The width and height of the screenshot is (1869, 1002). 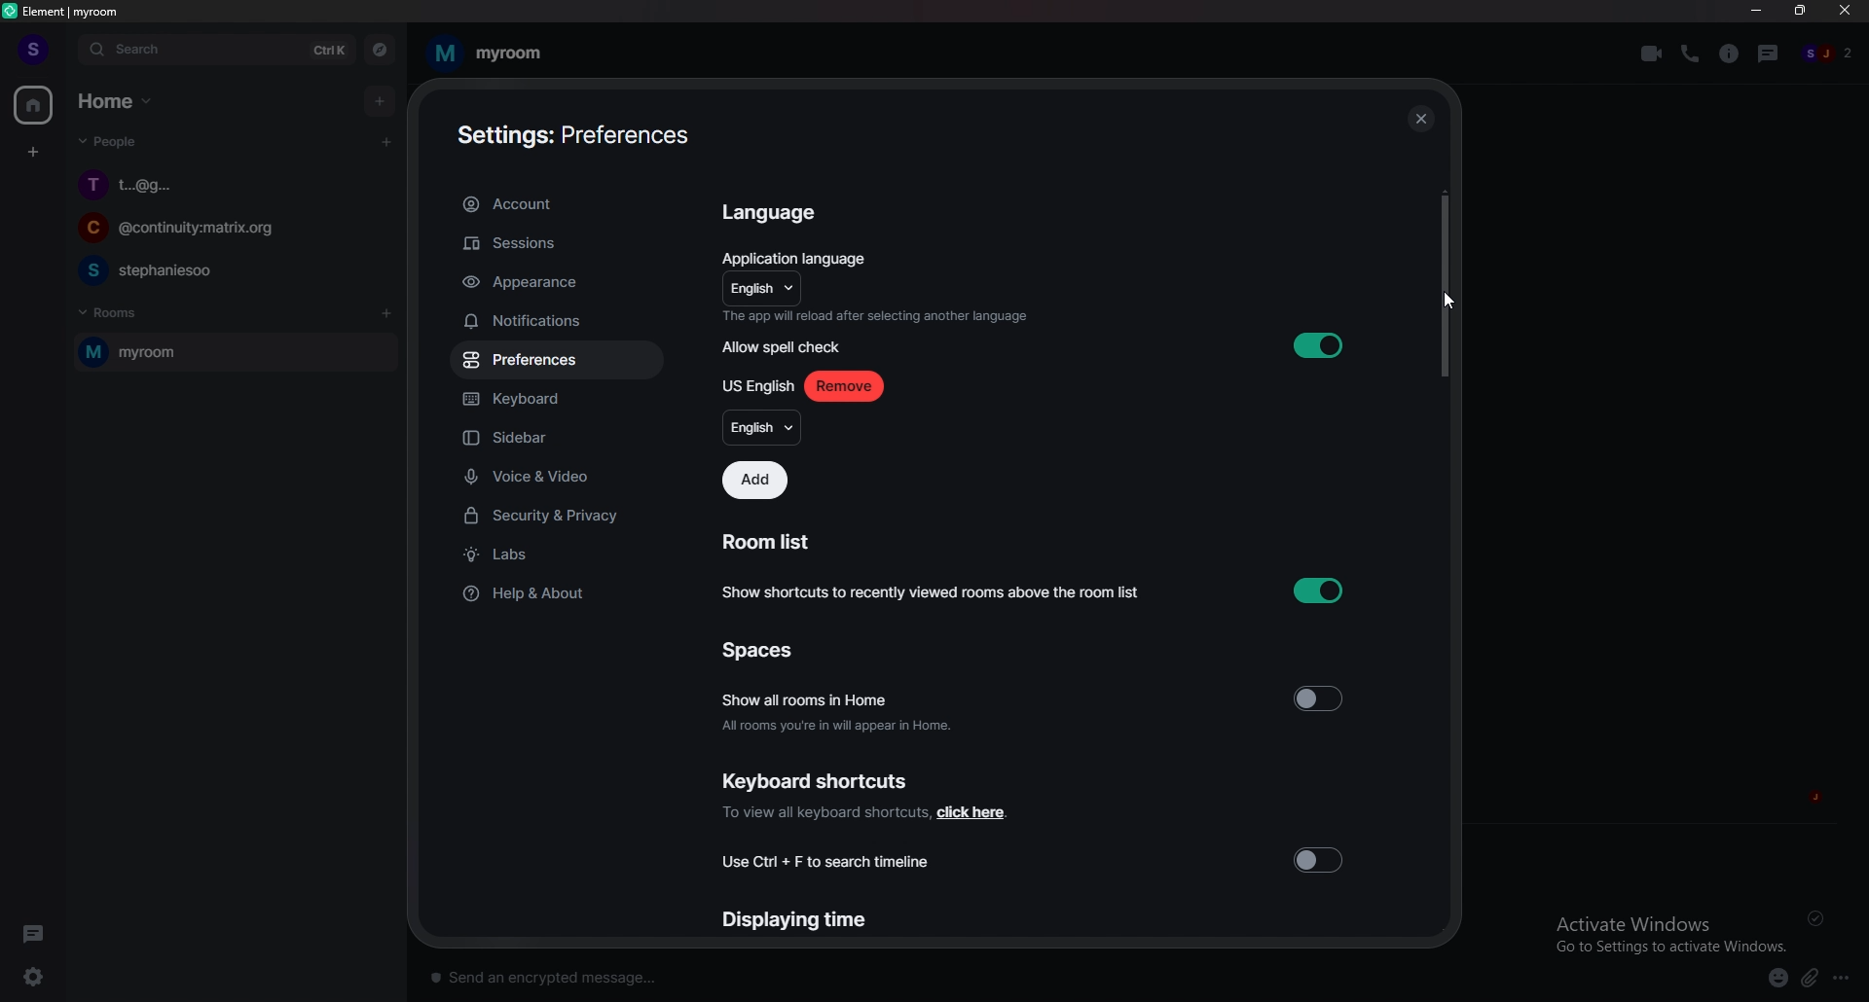 I want to click on language, so click(x=759, y=290).